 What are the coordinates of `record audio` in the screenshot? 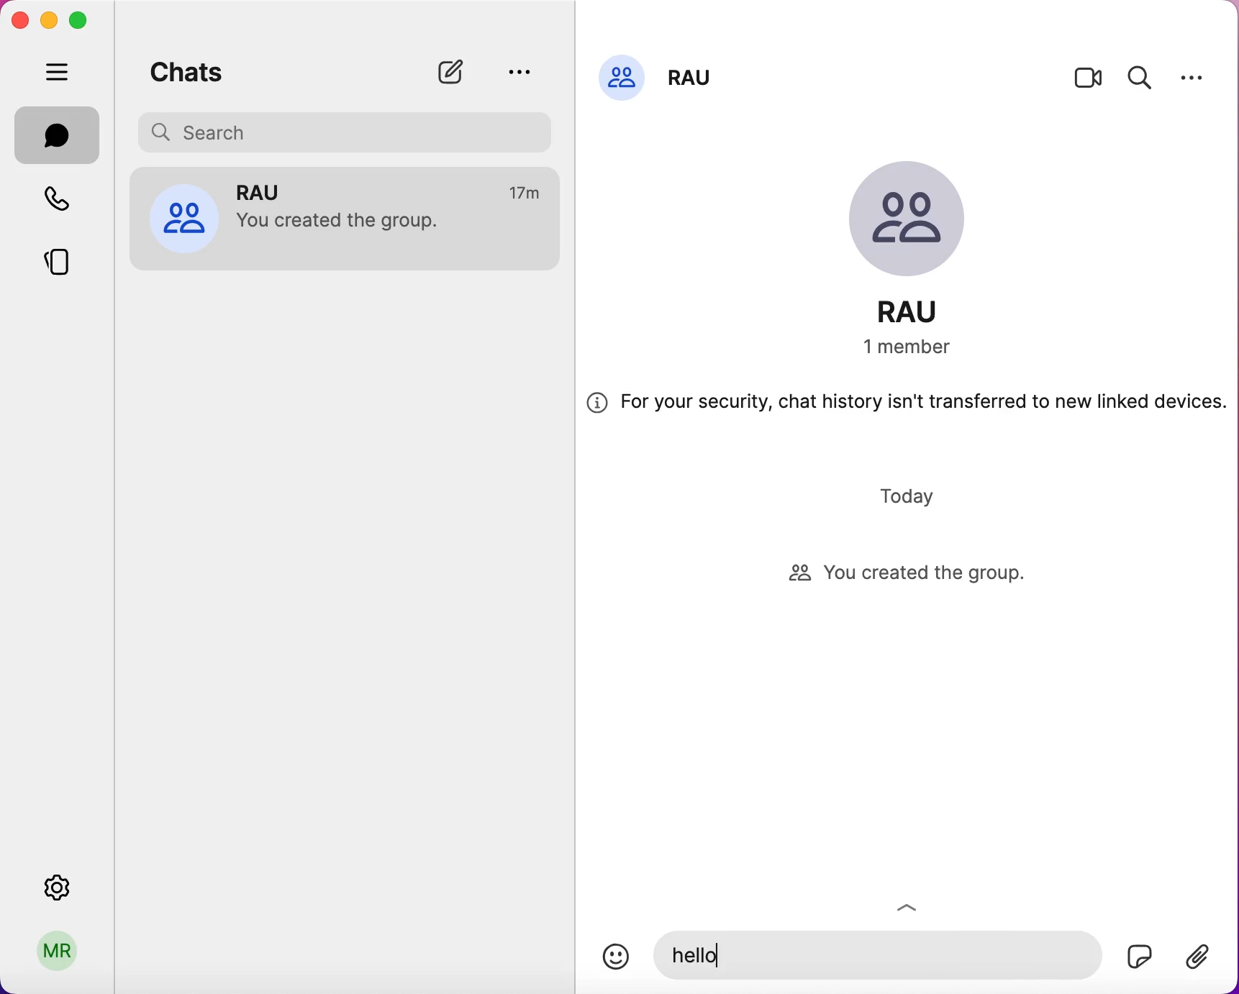 It's located at (1139, 955).